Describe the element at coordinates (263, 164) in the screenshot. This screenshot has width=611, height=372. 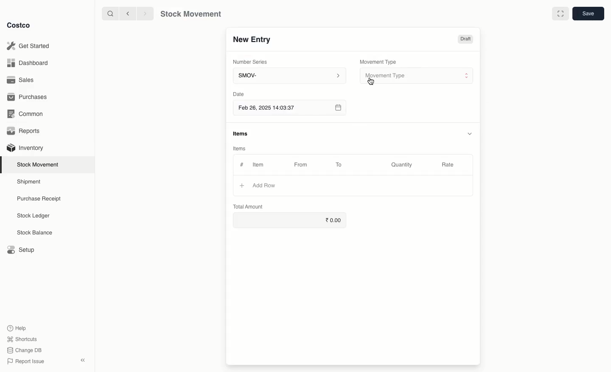
I see `Item` at that location.